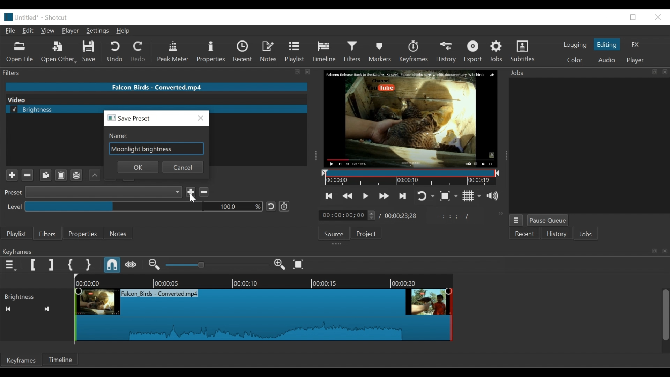  I want to click on Skip to the previous point, so click(329, 195).